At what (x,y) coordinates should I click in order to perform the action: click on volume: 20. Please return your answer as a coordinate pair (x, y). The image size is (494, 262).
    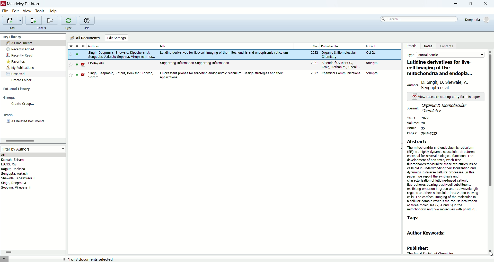
    Looking at the image, I should click on (423, 123).